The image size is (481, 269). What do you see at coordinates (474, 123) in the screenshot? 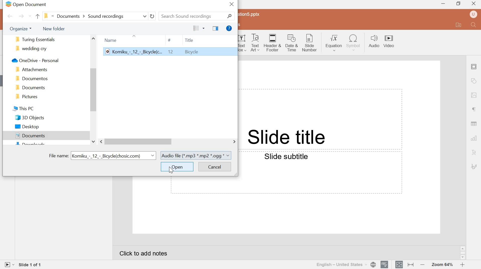
I see `Table settings` at bounding box center [474, 123].